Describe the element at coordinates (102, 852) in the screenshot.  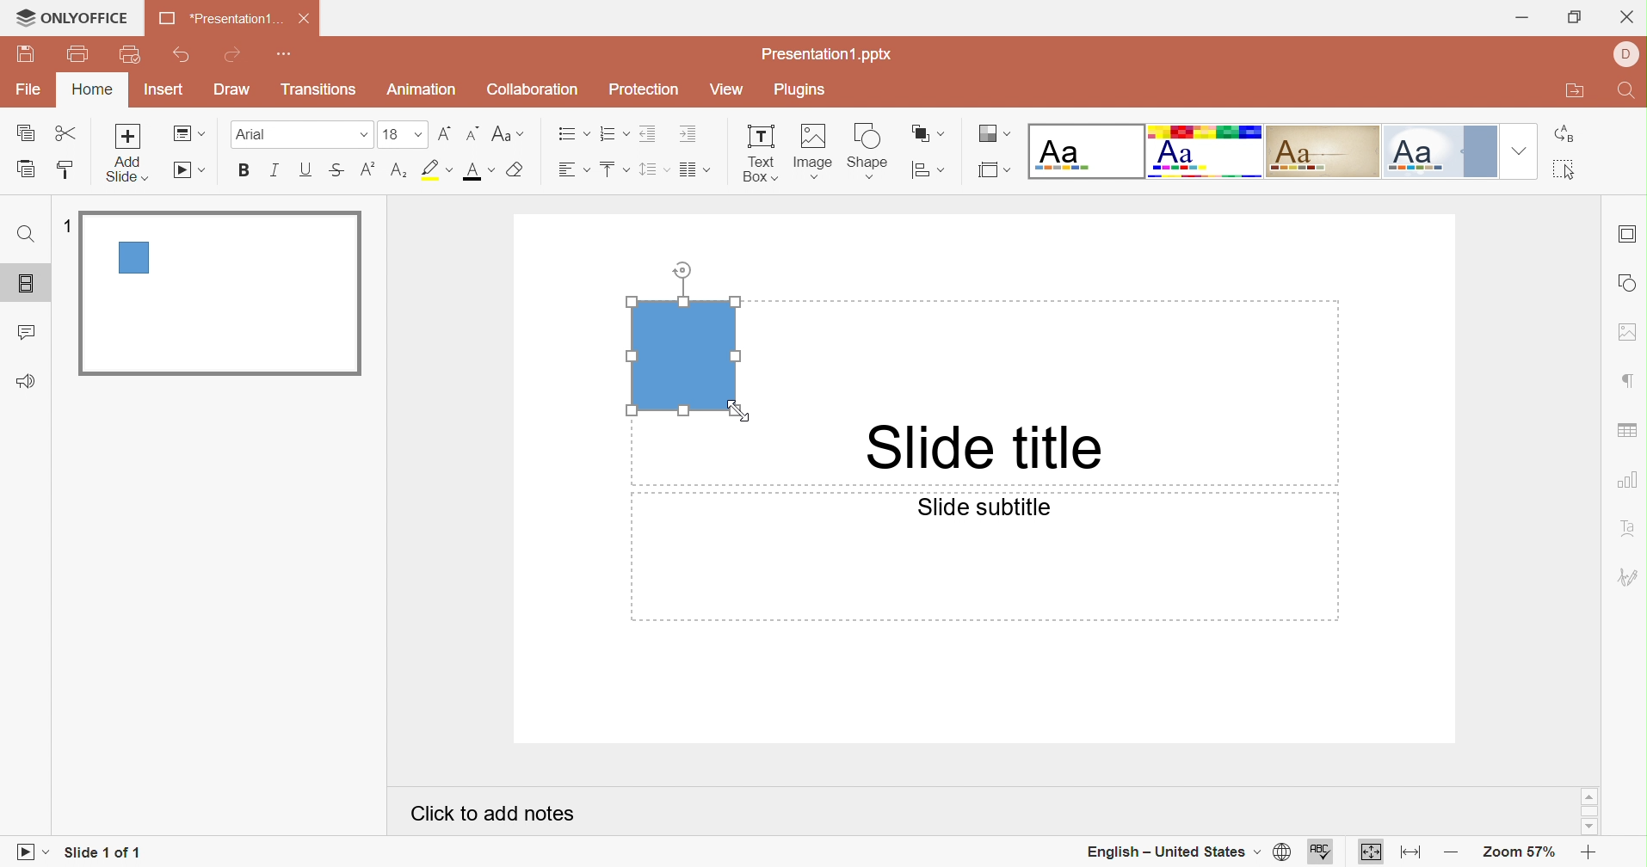
I see `Slide 1 of 1` at that location.